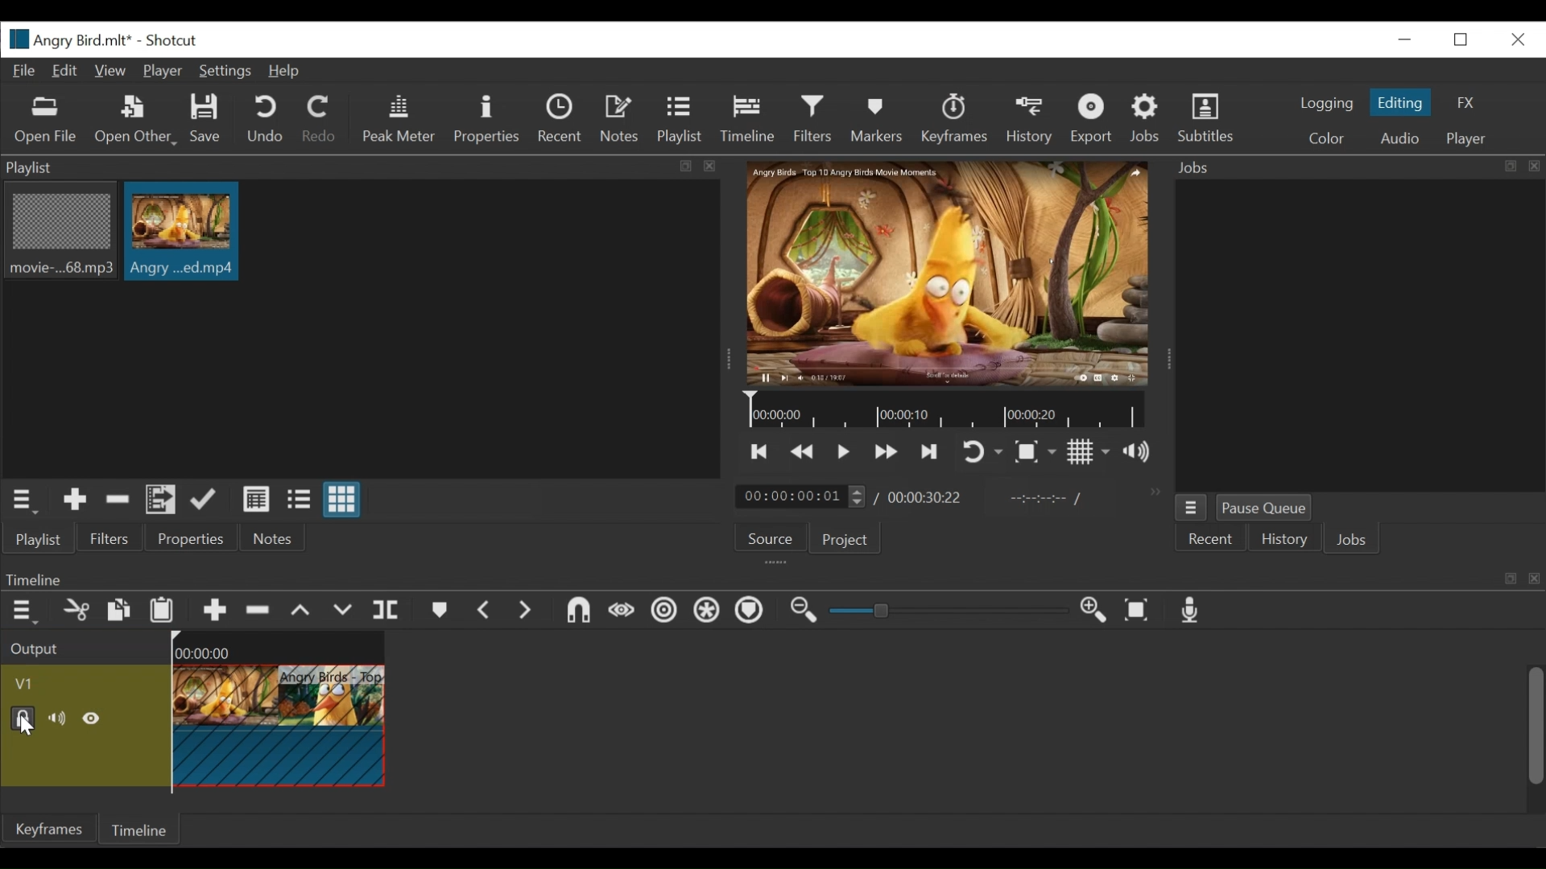 This screenshot has height=869, width=1546. What do you see at coordinates (1358, 170) in the screenshot?
I see `Jobs Pnael` at bounding box center [1358, 170].